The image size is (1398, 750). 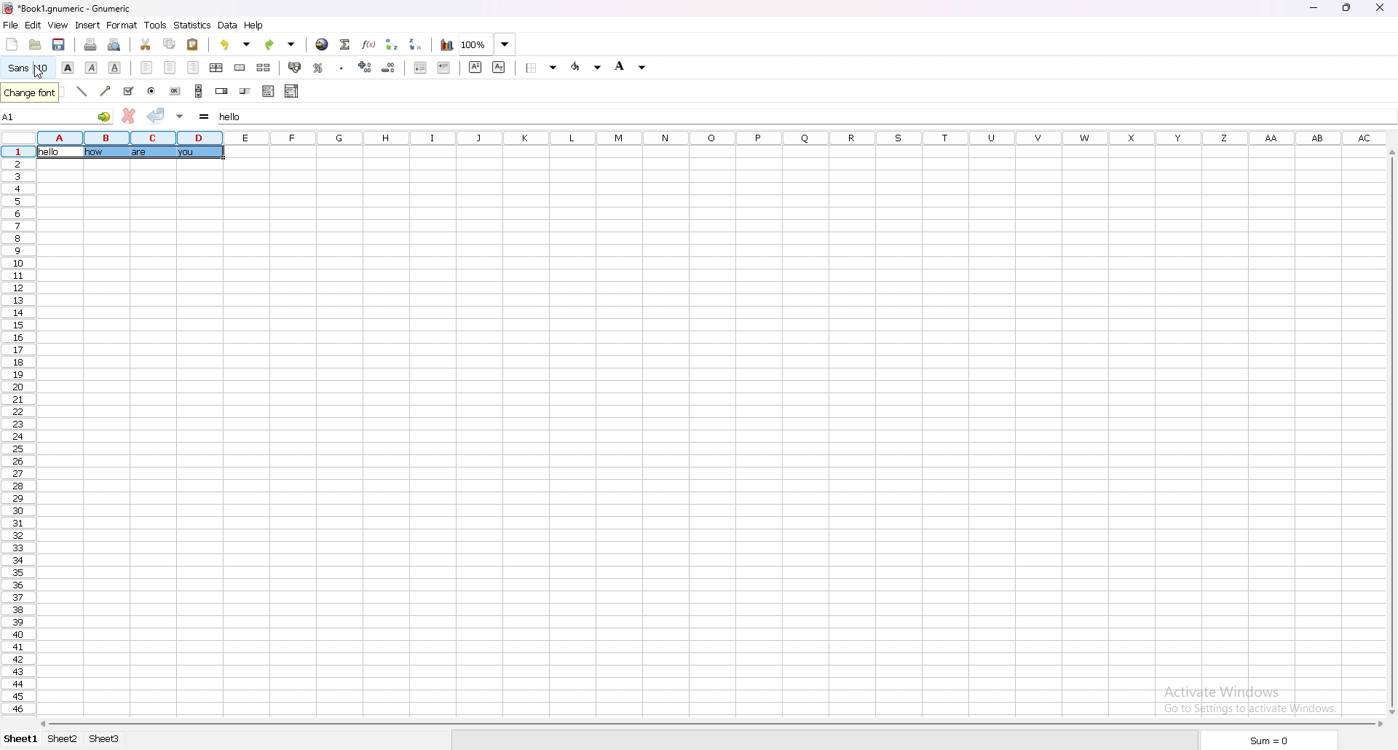 I want to click on merge cells, so click(x=240, y=68).